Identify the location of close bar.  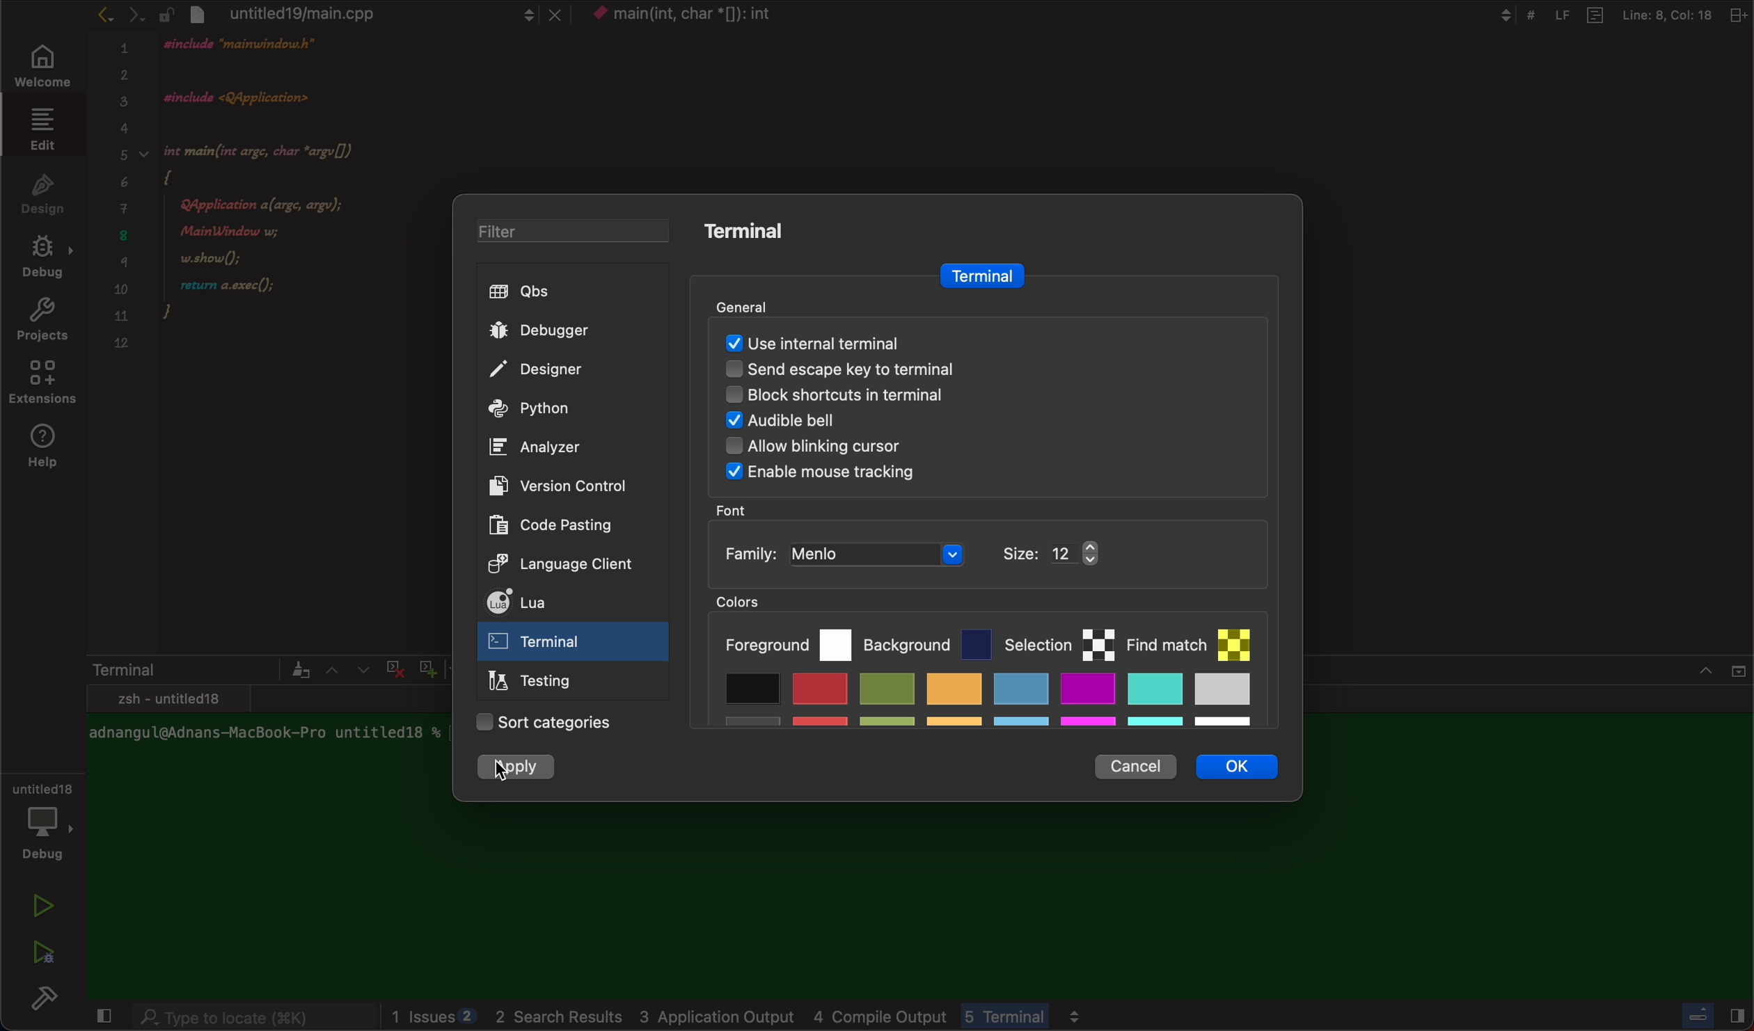
(1685, 678).